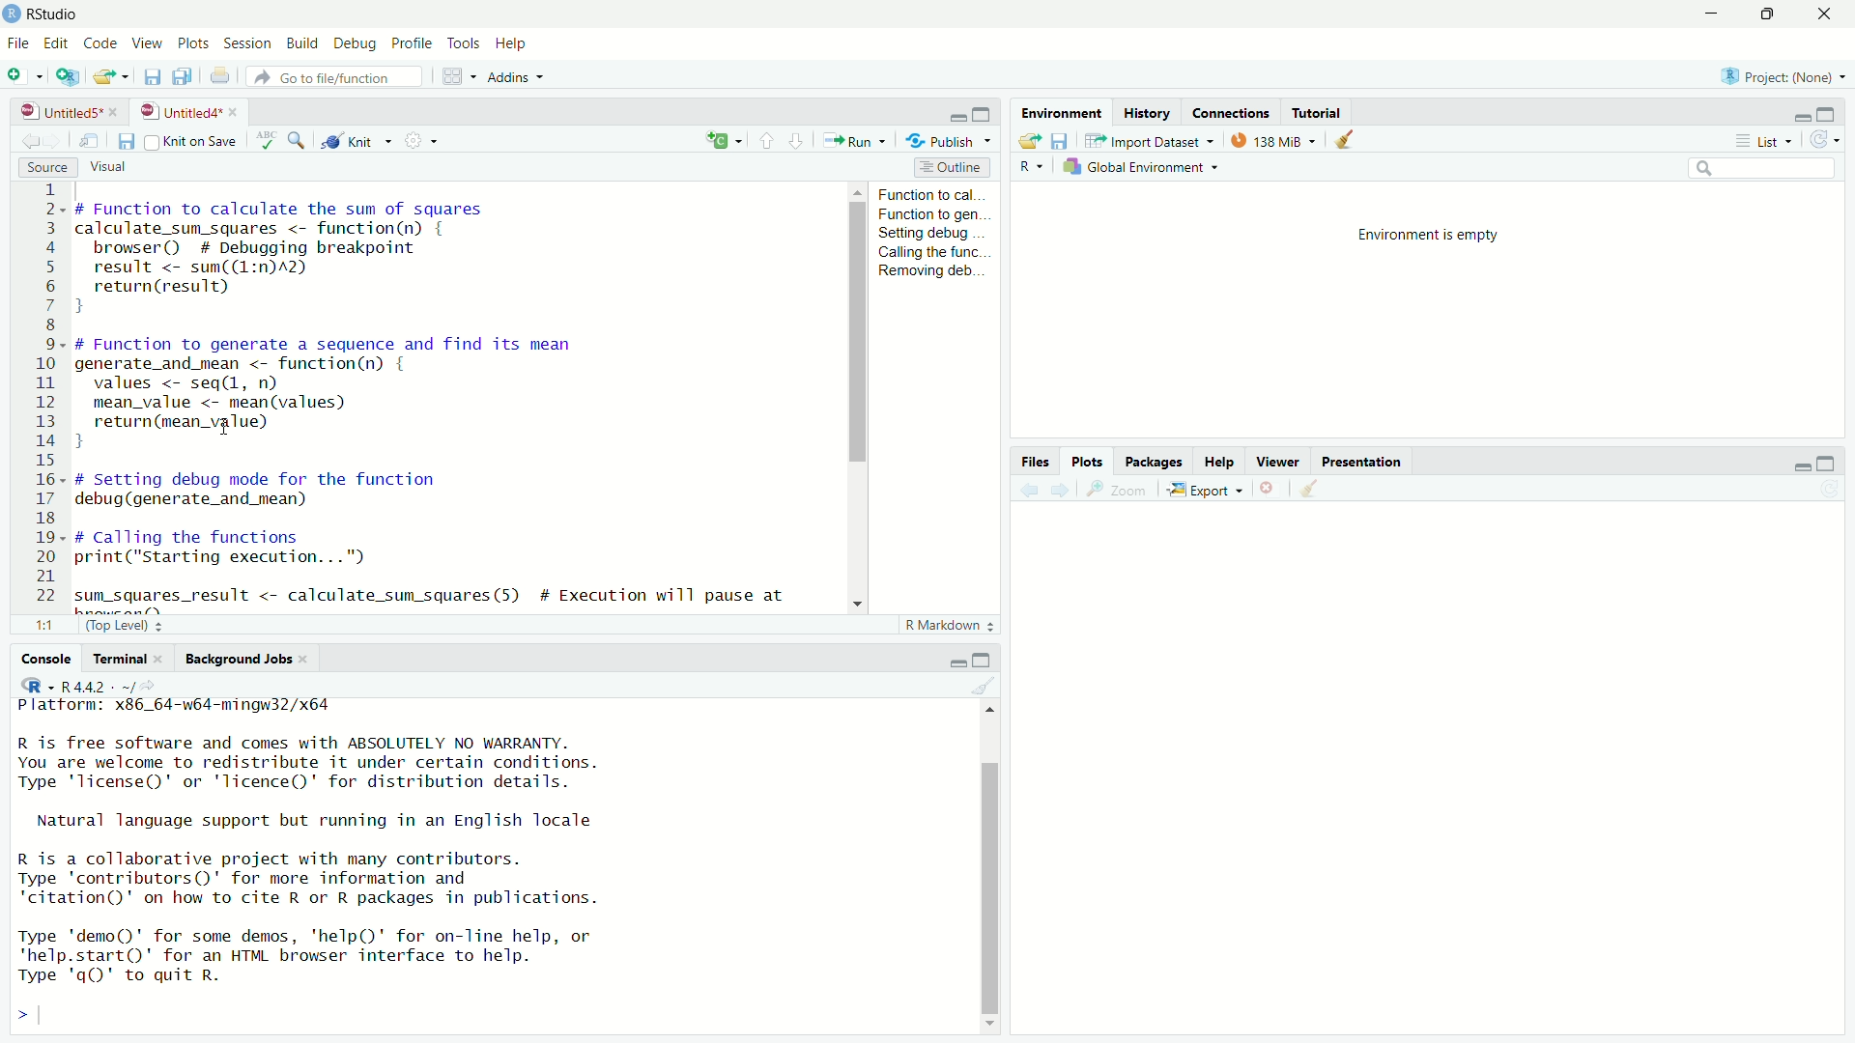 The image size is (1855, 1043). I want to click on language select, so click(29, 686).